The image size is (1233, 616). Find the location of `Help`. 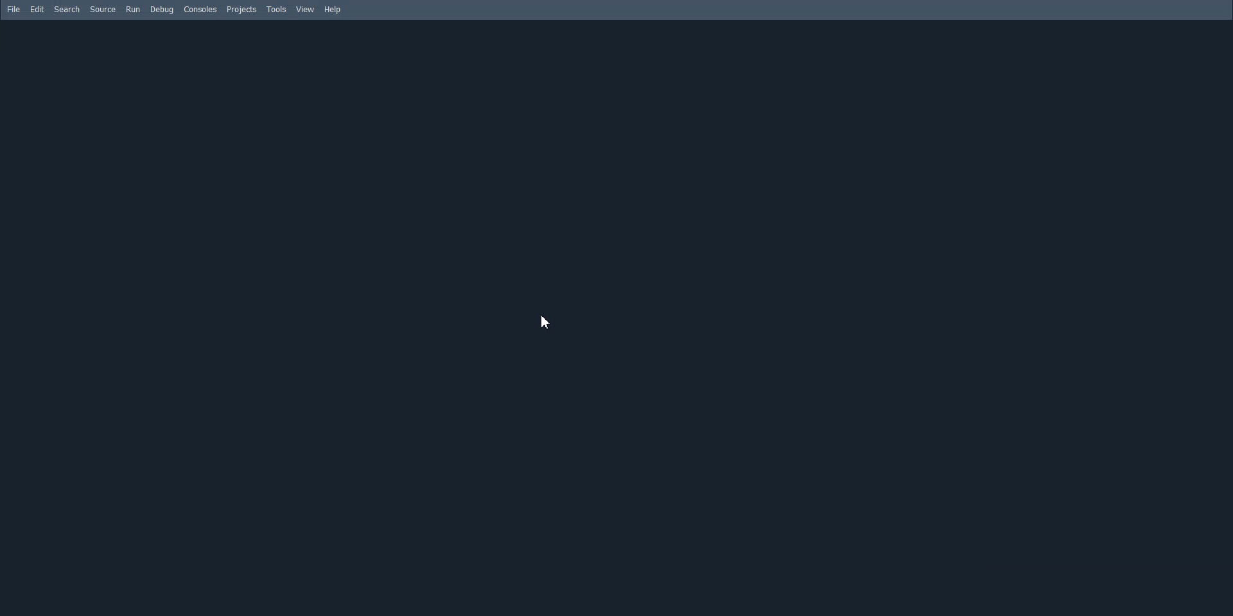

Help is located at coordinates (331, 9).